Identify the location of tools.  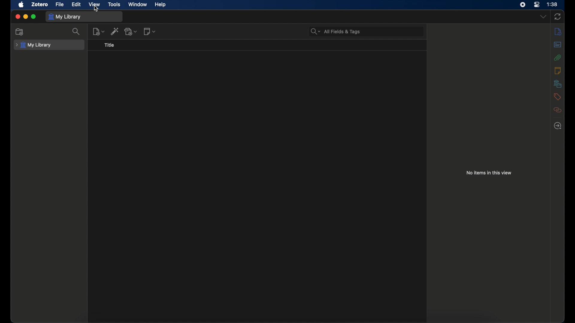
(114, 4).